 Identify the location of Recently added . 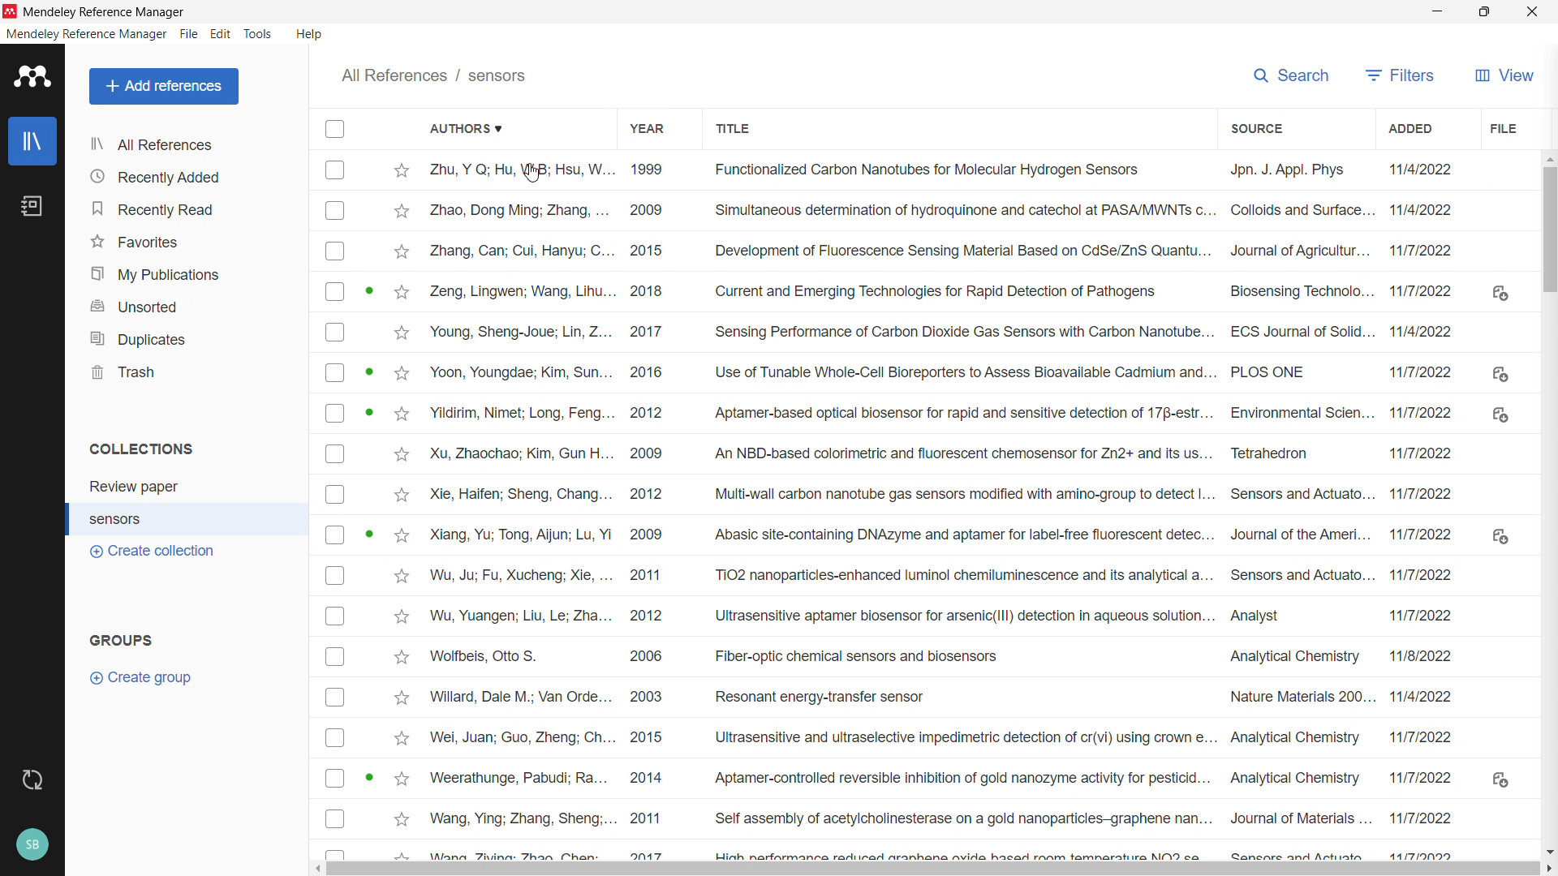
(191, 175).